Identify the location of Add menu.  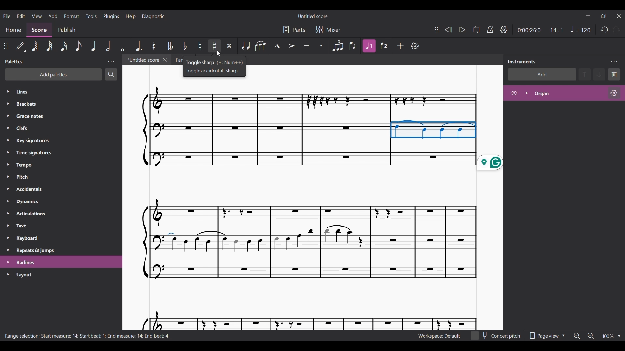
(53, 16).